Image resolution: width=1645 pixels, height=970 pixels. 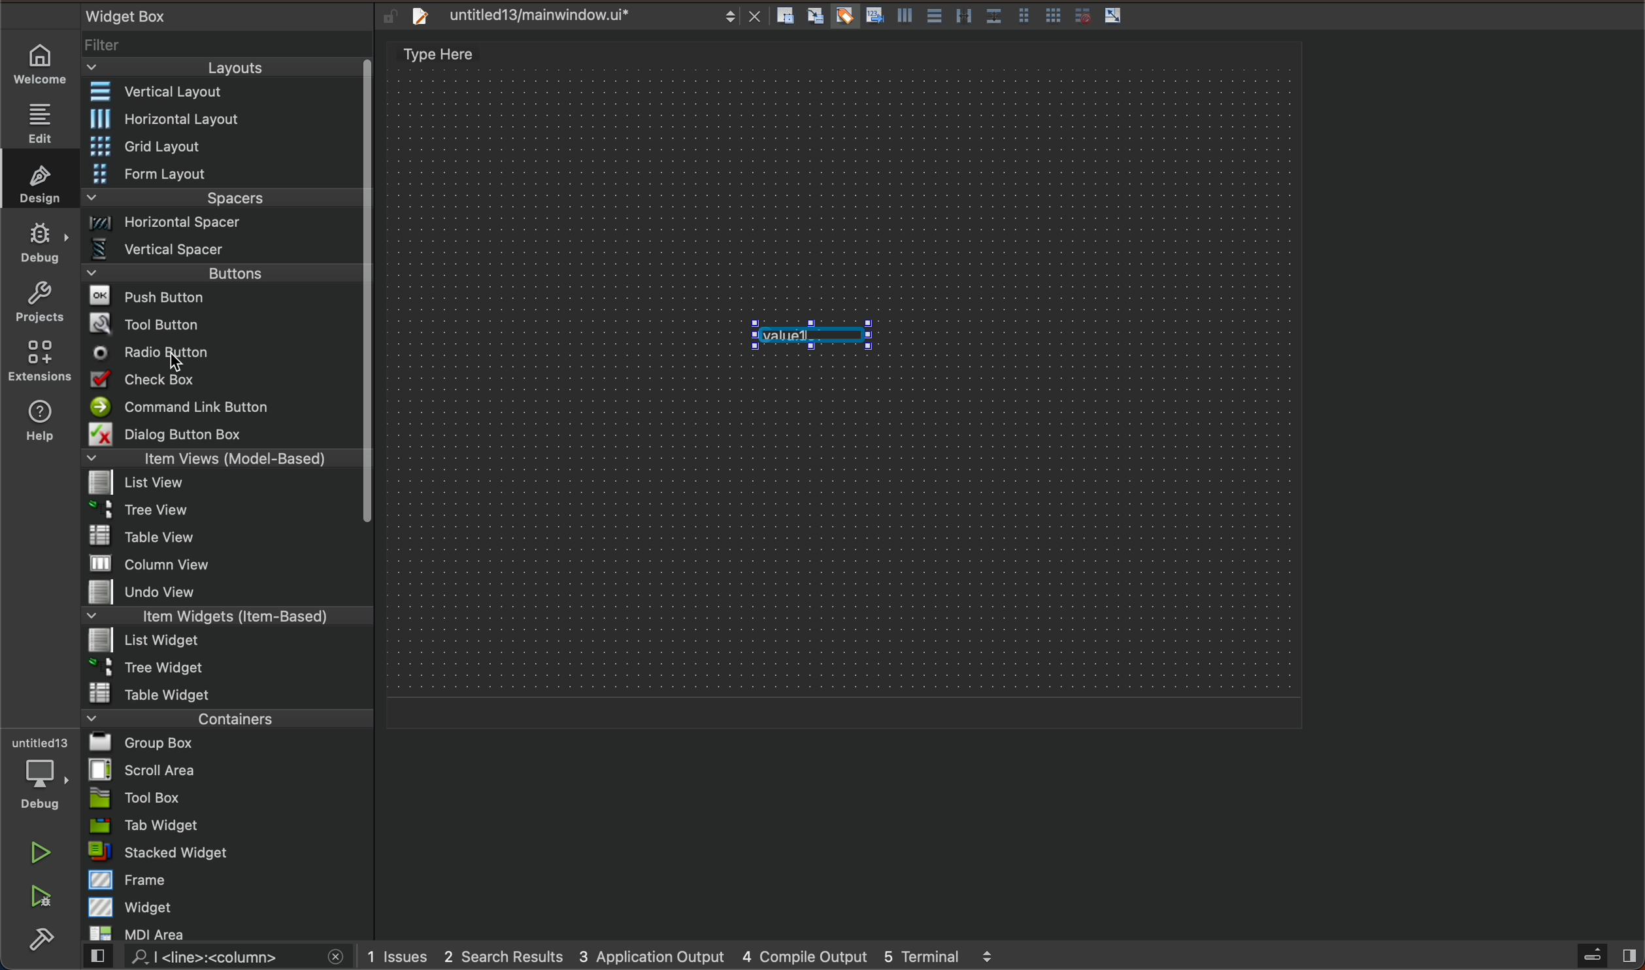 I want to click on file tab, so click(x=582, y=16).